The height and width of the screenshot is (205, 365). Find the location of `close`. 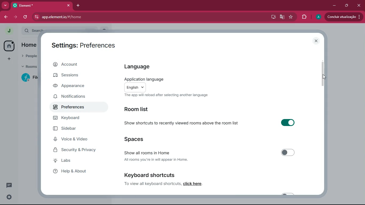

close is located at coordinates (68, 5).